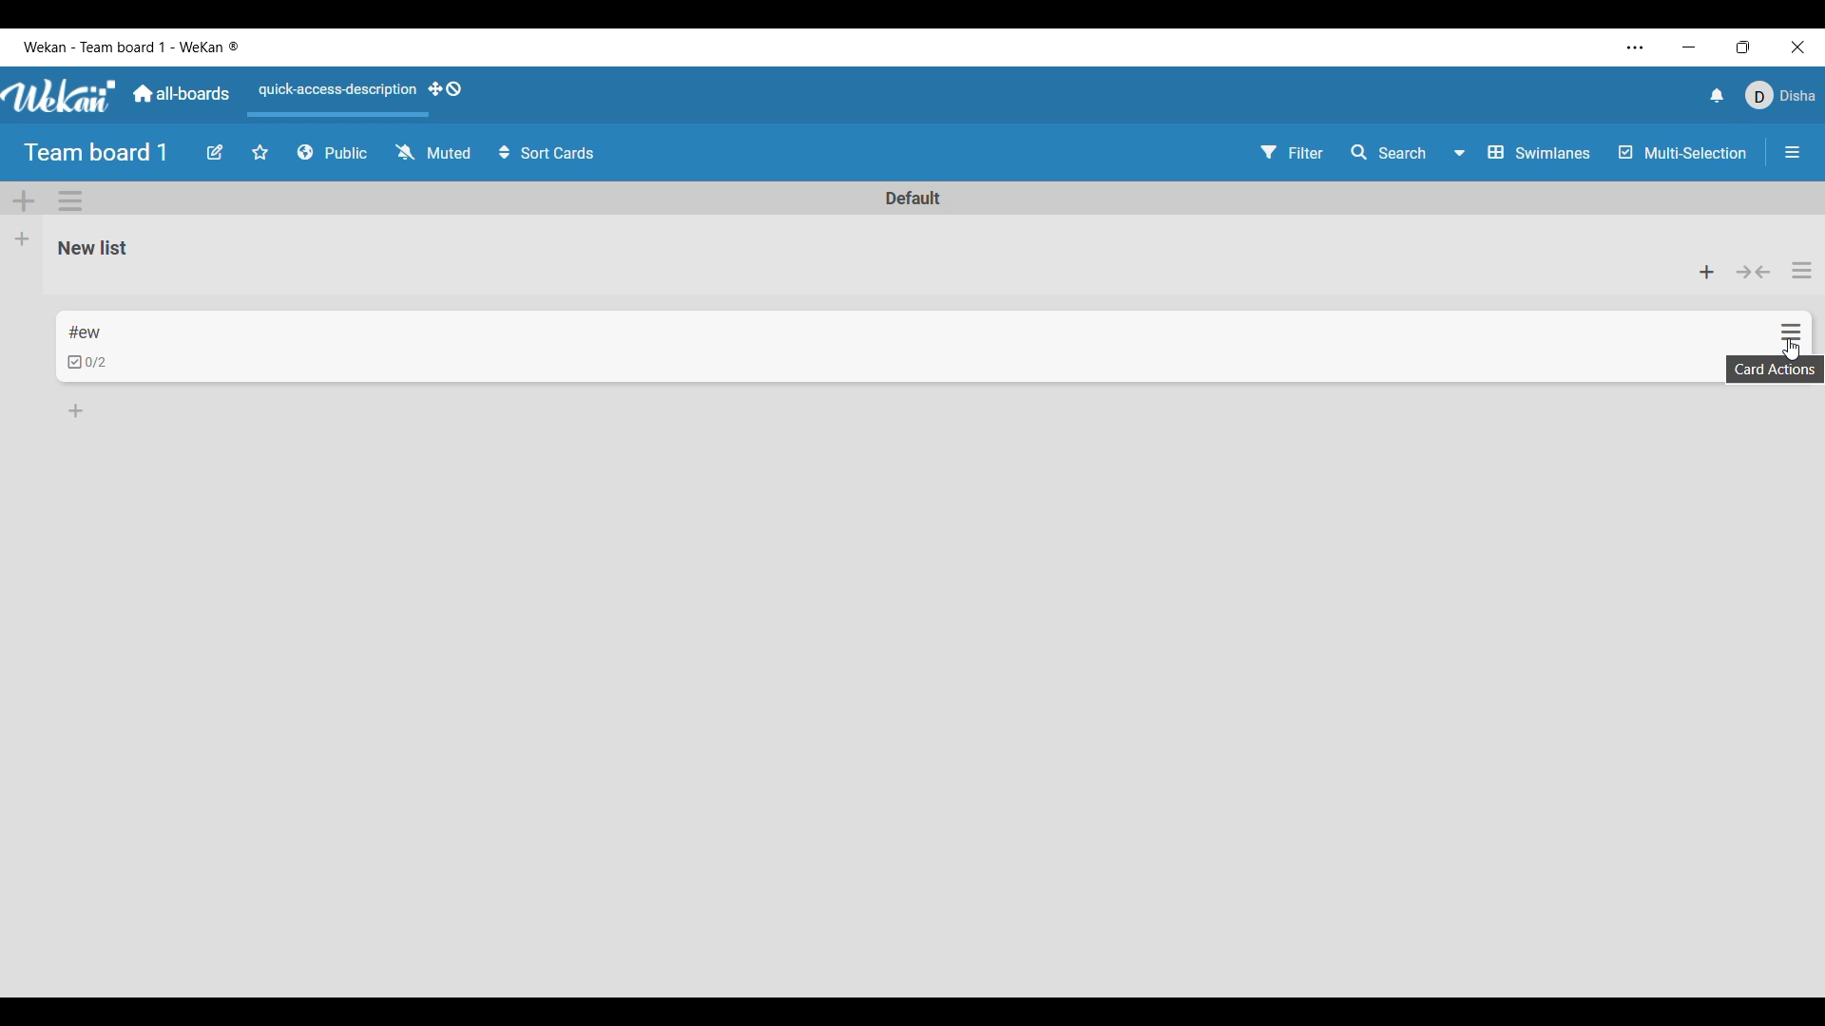  I want to click on Swimlane name, so click(913, 198).